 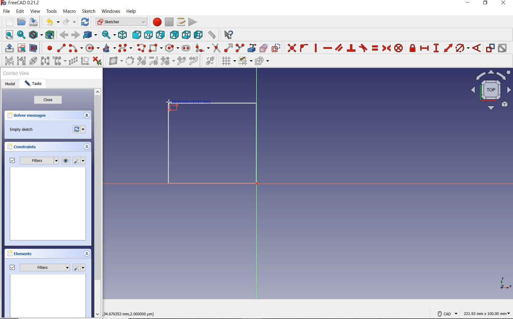 I want to click on trim edge, so click(x=216, y=48).